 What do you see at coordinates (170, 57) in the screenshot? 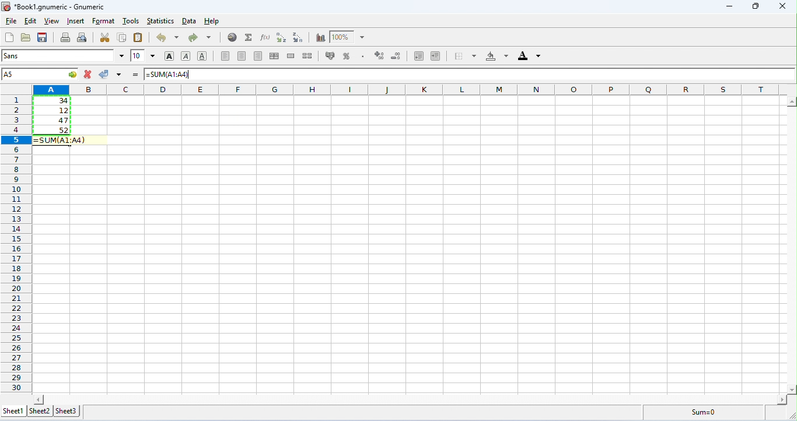
I see `bold` at bounding box center [170, 57].